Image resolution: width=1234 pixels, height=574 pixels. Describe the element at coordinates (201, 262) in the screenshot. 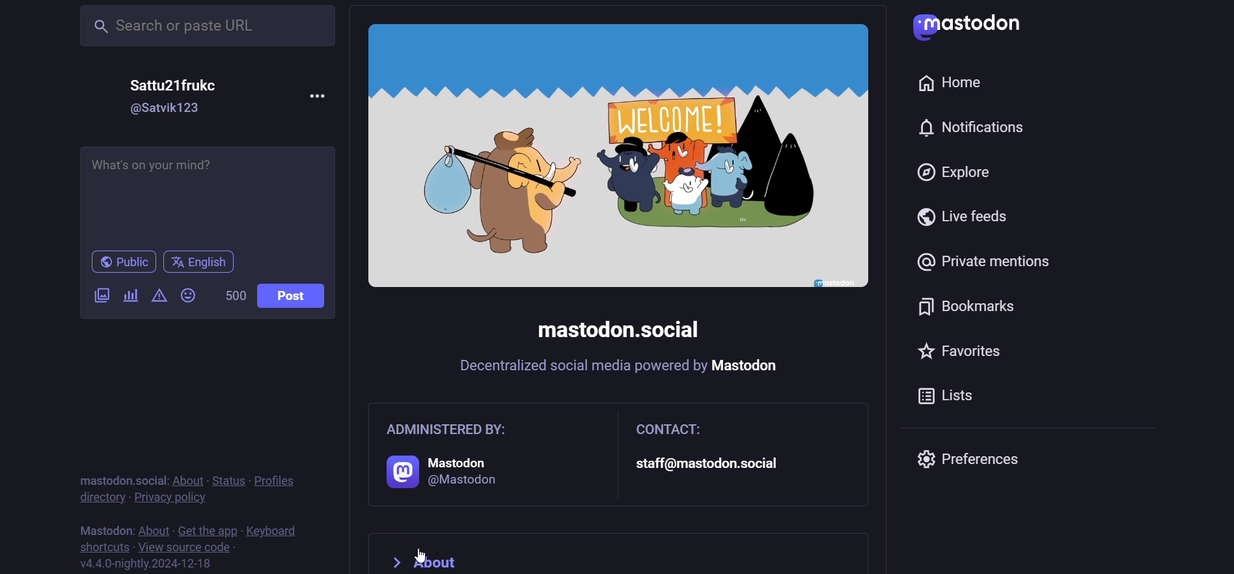

I see `english` at that location.